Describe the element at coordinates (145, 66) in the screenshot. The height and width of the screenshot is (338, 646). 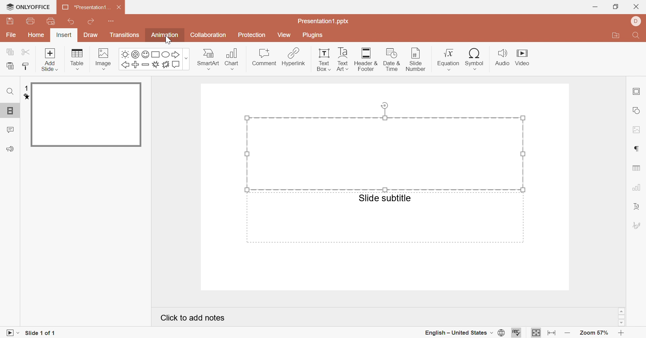
I see `minus` at that location.